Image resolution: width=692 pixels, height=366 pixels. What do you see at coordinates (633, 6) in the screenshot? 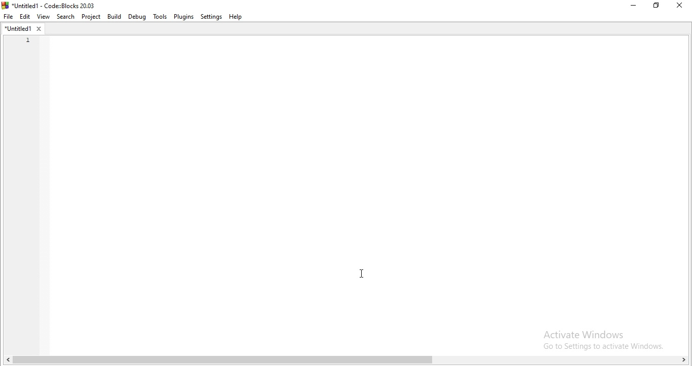
I see `Minimise` at bounding box center [633, 6].